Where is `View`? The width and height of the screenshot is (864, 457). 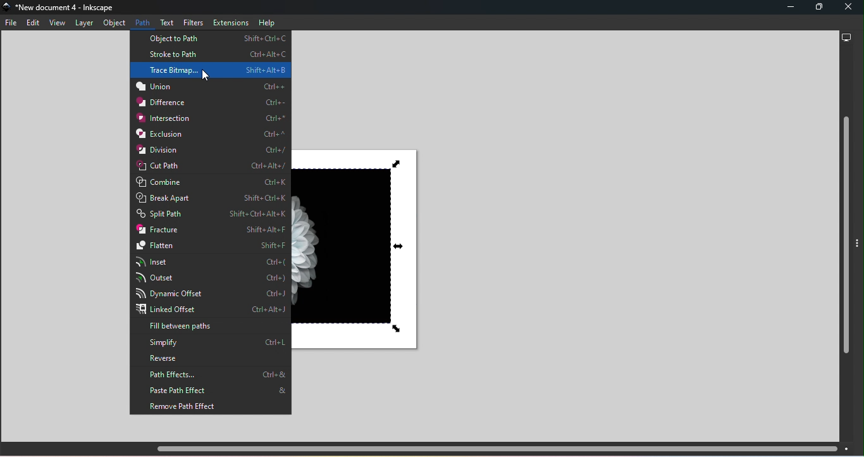 View is located at coordinates (56, 23).